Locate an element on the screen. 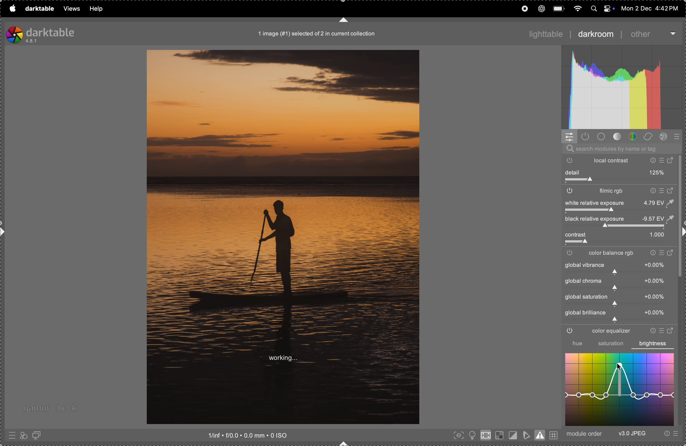  other is located at coordinates (650, 34).